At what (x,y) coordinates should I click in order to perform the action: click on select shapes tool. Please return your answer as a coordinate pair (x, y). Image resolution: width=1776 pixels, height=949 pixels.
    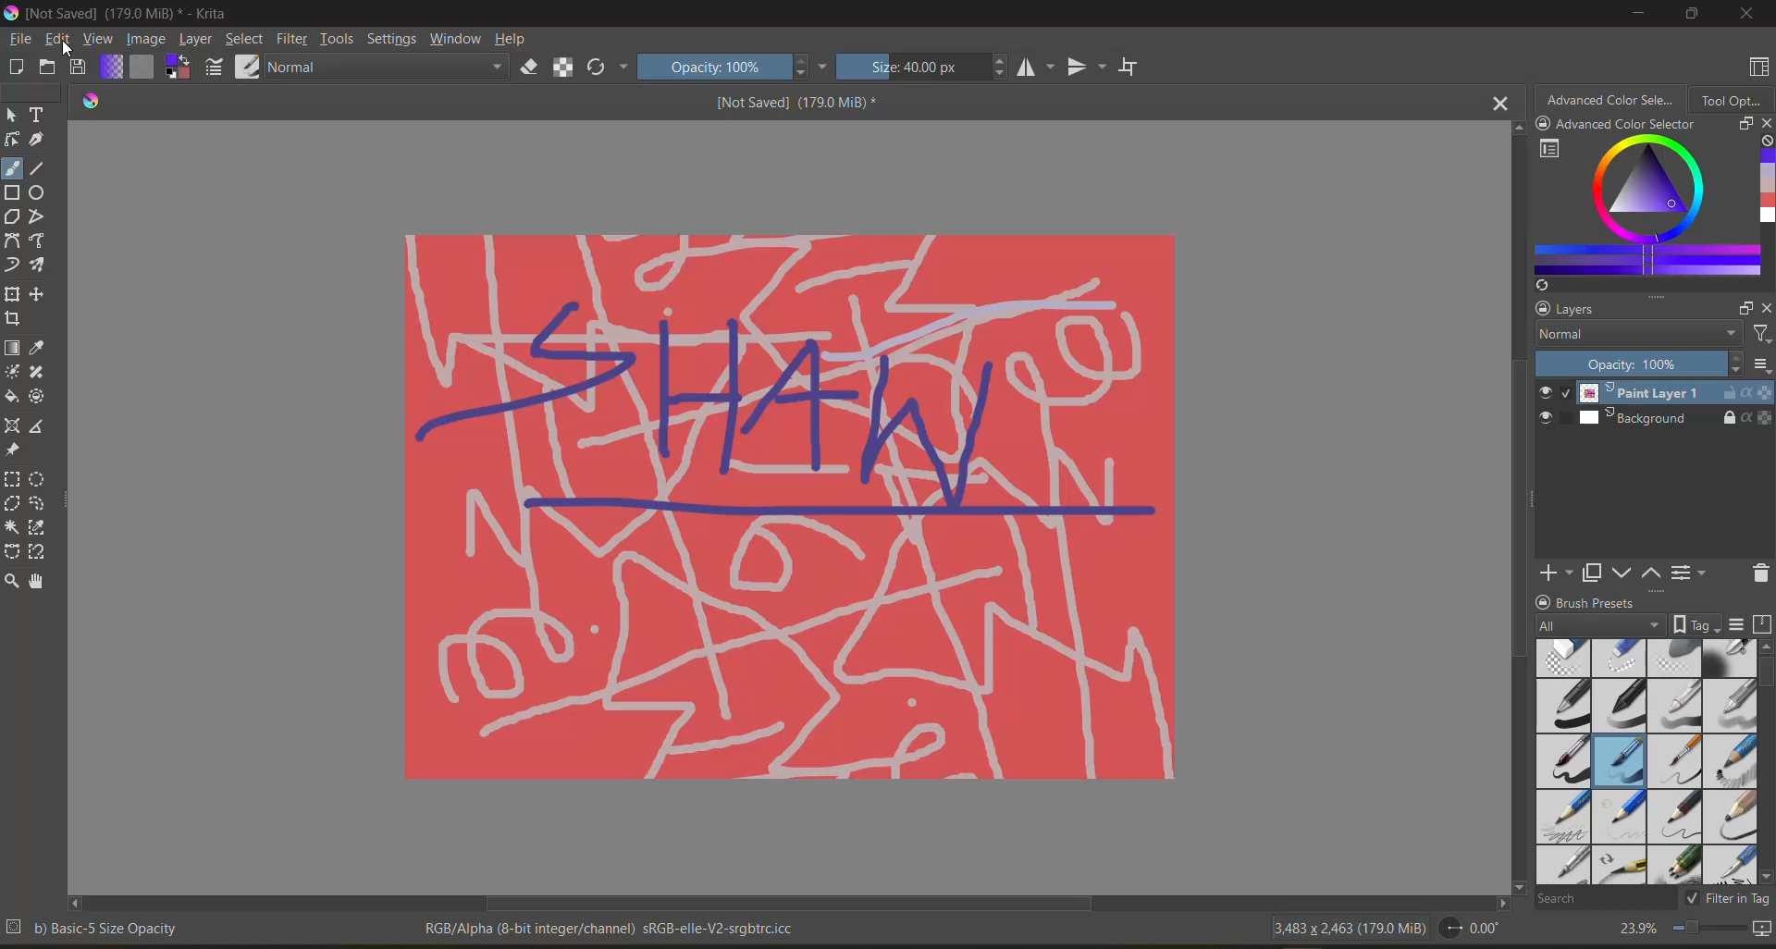
    Looking at the image, I should click on (13, 115).